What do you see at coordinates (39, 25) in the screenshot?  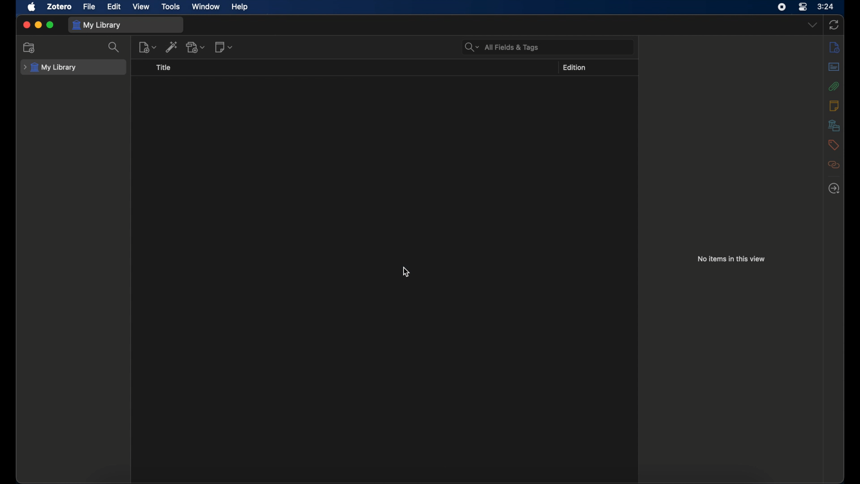 I see `minimize` at bounding box center [39, 25].